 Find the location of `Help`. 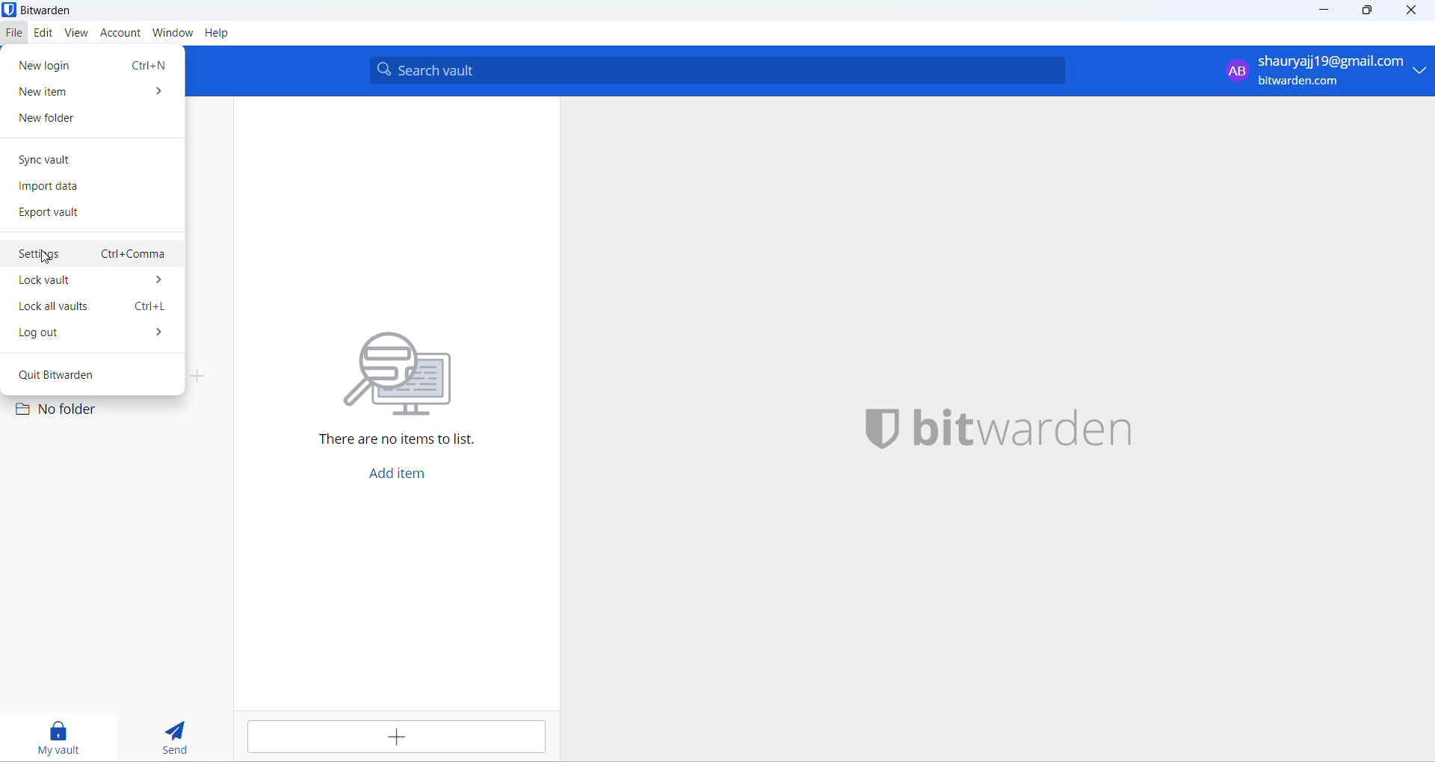

Help is located at coordinates (217, 33).